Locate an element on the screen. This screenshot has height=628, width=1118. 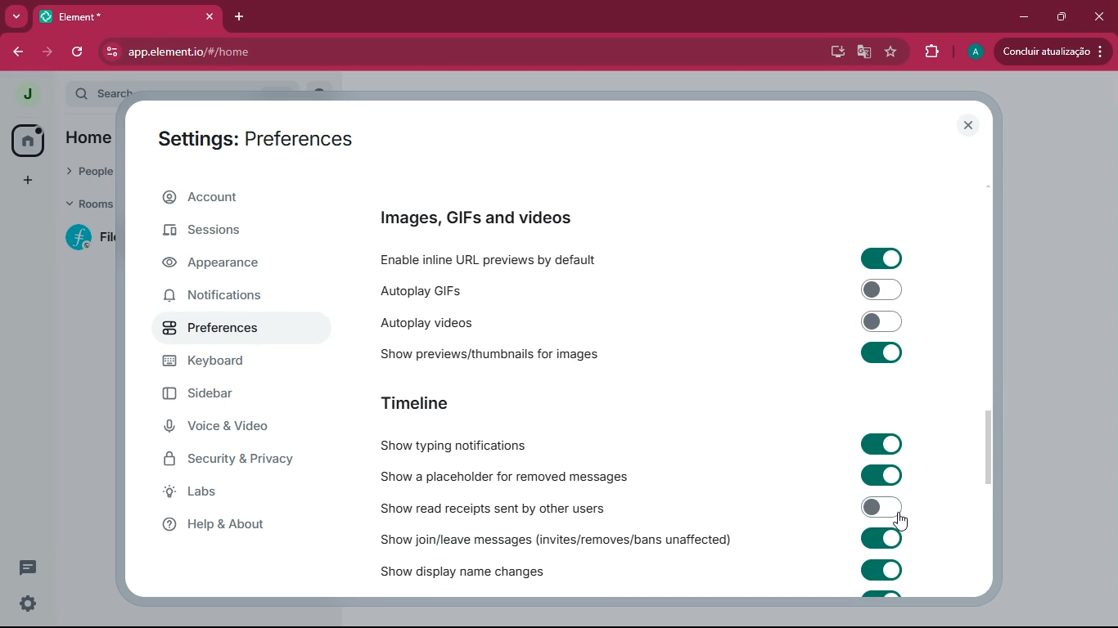
security & privacy is located at coordinates (239, 457).